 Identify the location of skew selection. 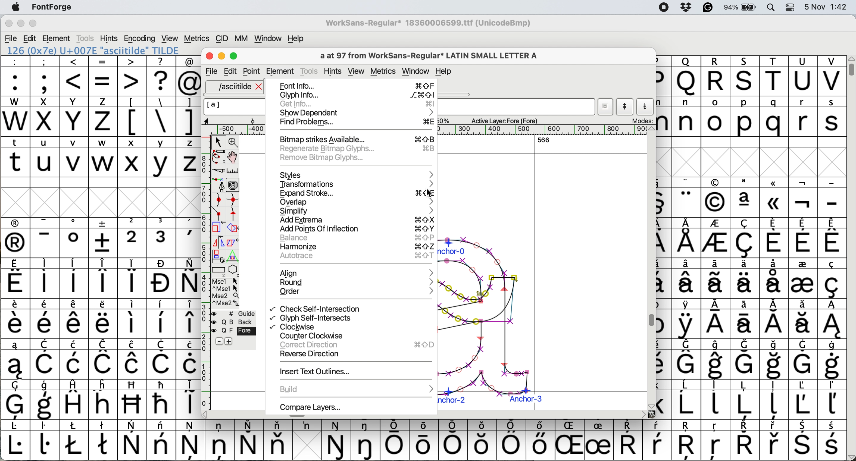
(235, 243).